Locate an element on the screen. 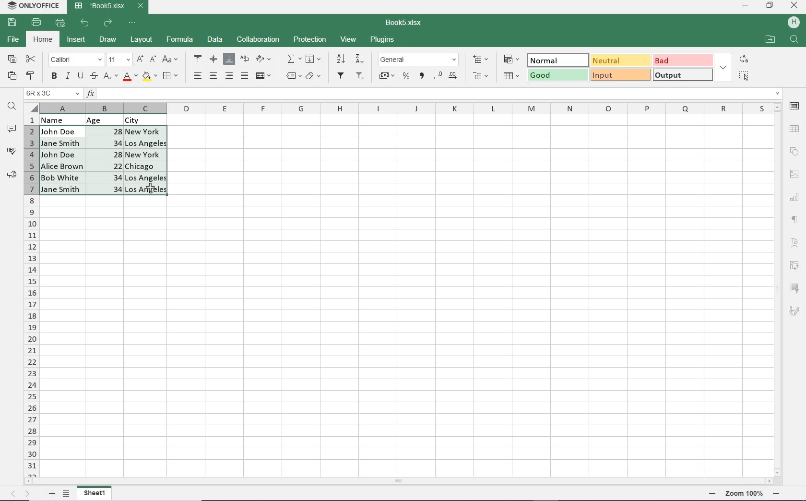 This screenshot has width=806, height=501. COPY STYLE is located at coordinates (31, 74).